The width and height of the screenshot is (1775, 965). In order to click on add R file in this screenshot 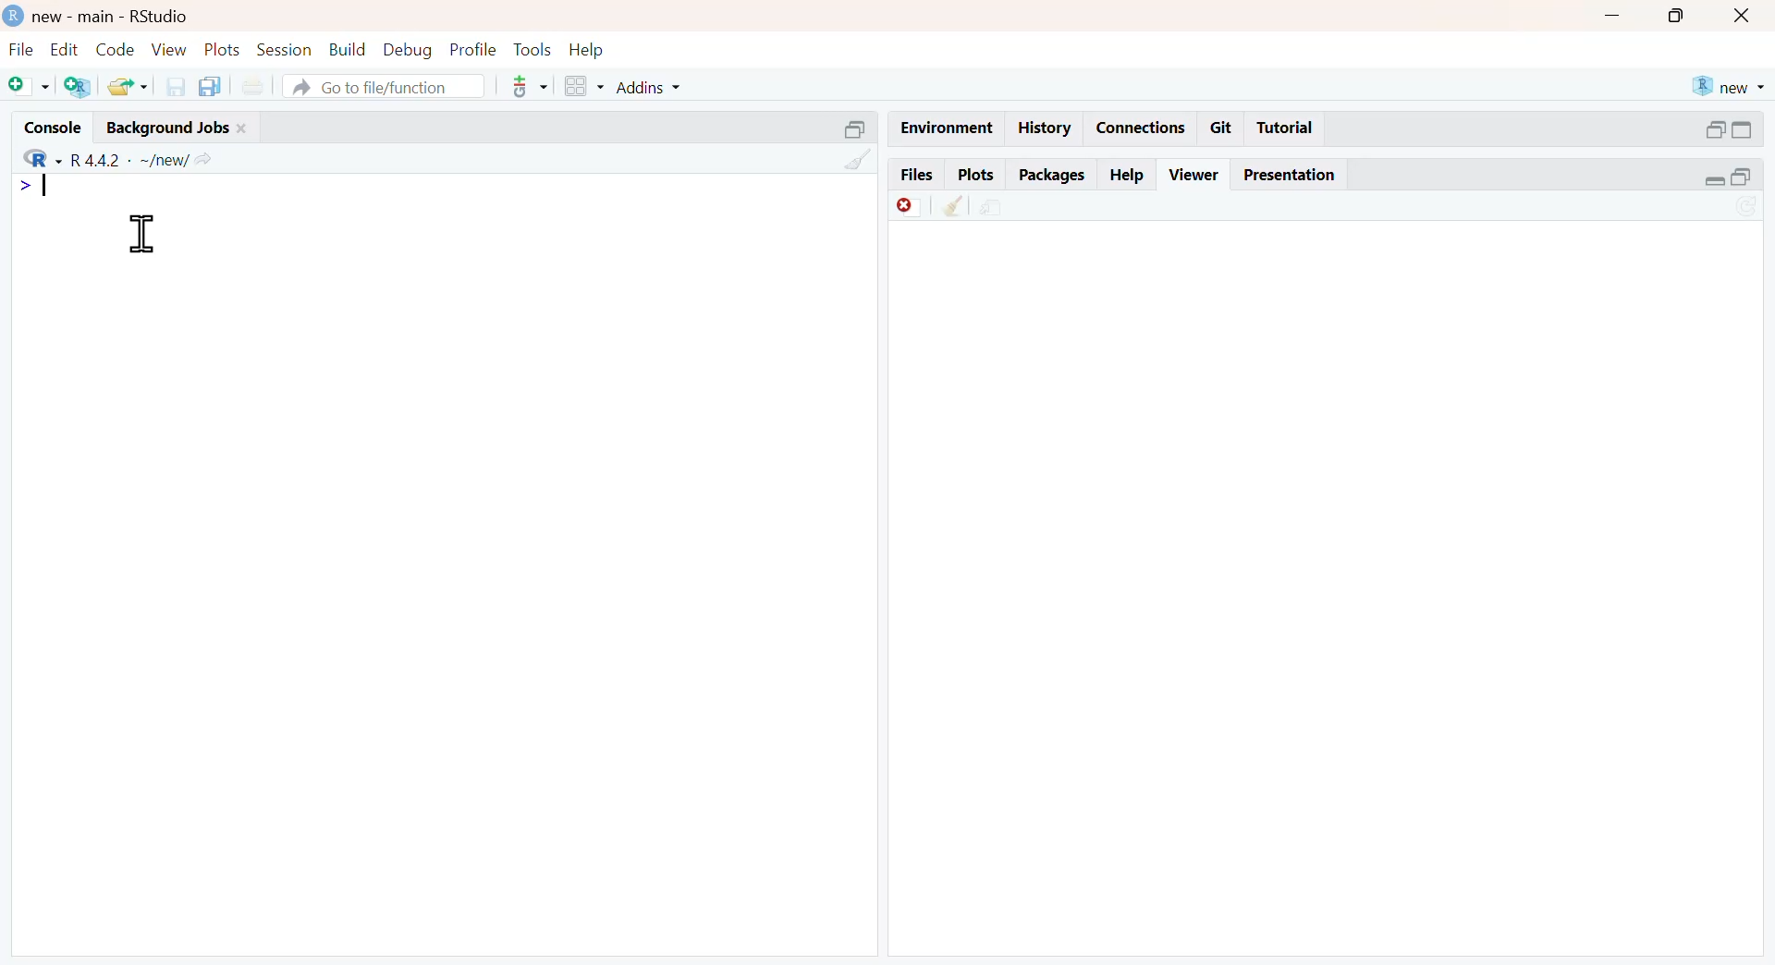, I will do `click(80, 86)`.